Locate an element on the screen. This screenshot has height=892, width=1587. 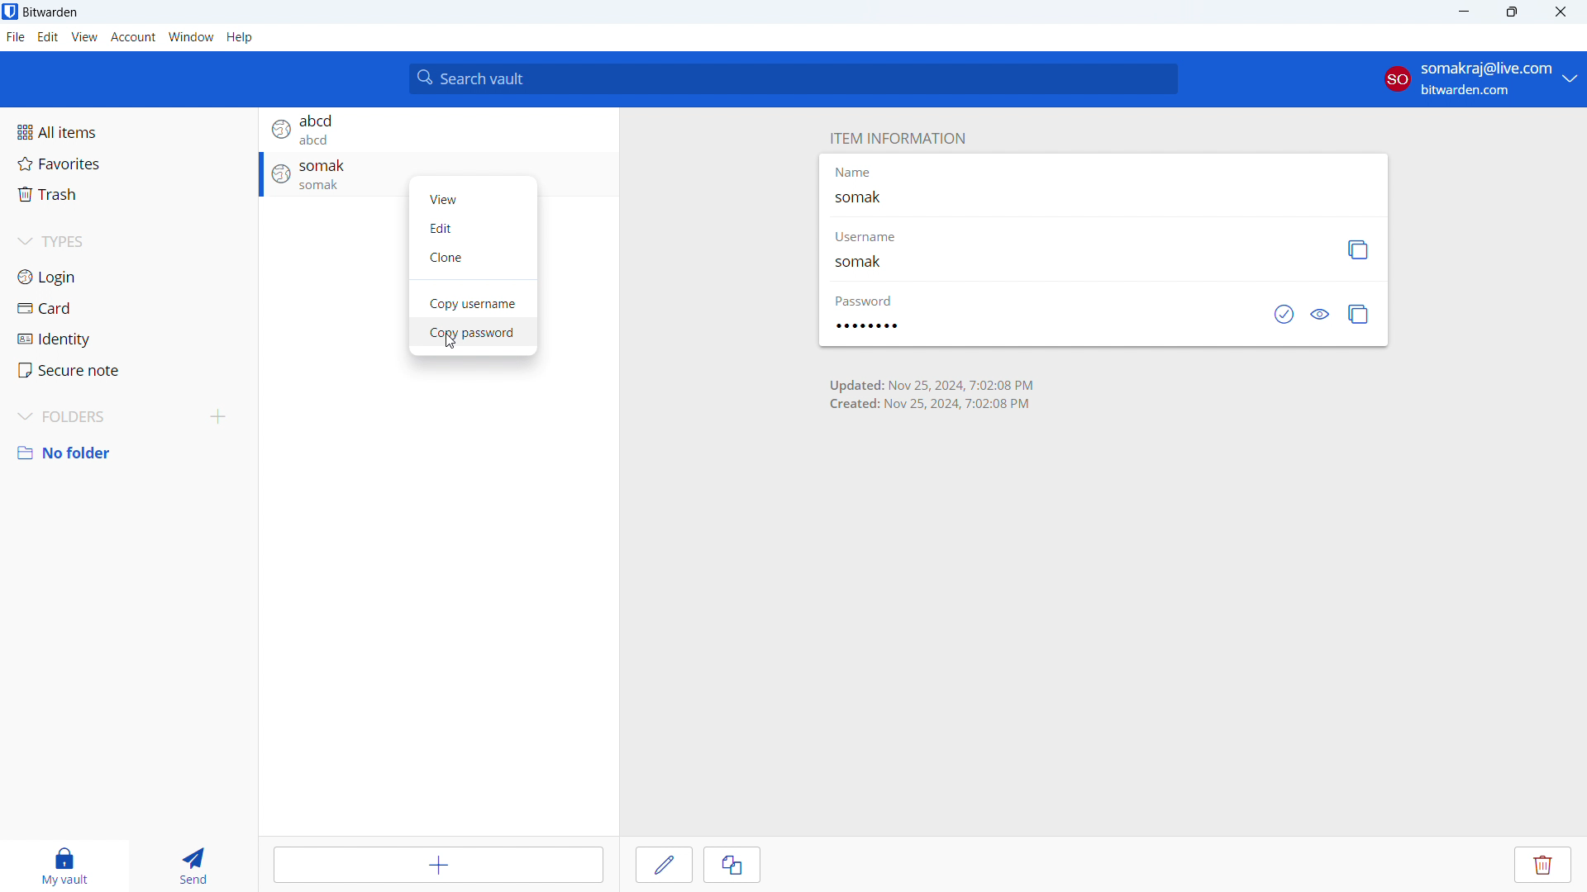
clone is located at coordinates (474, 255).